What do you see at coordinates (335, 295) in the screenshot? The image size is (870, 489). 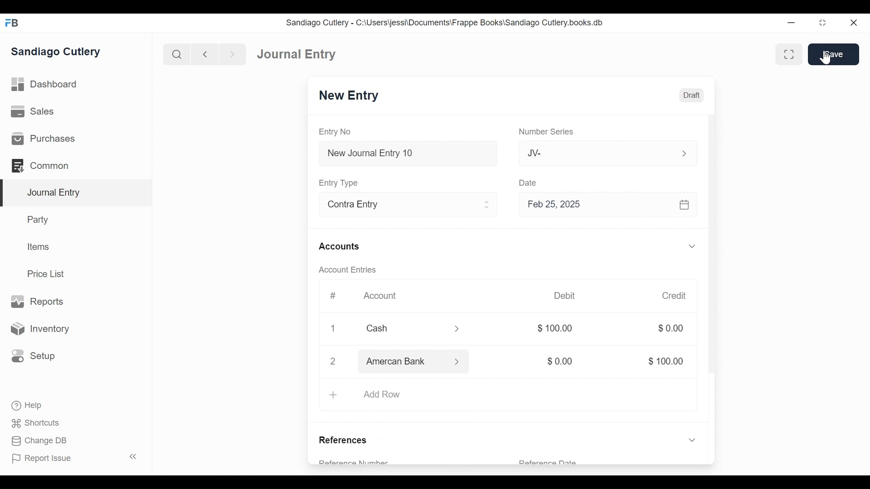 I see `#` at bounding box center [335, 295].